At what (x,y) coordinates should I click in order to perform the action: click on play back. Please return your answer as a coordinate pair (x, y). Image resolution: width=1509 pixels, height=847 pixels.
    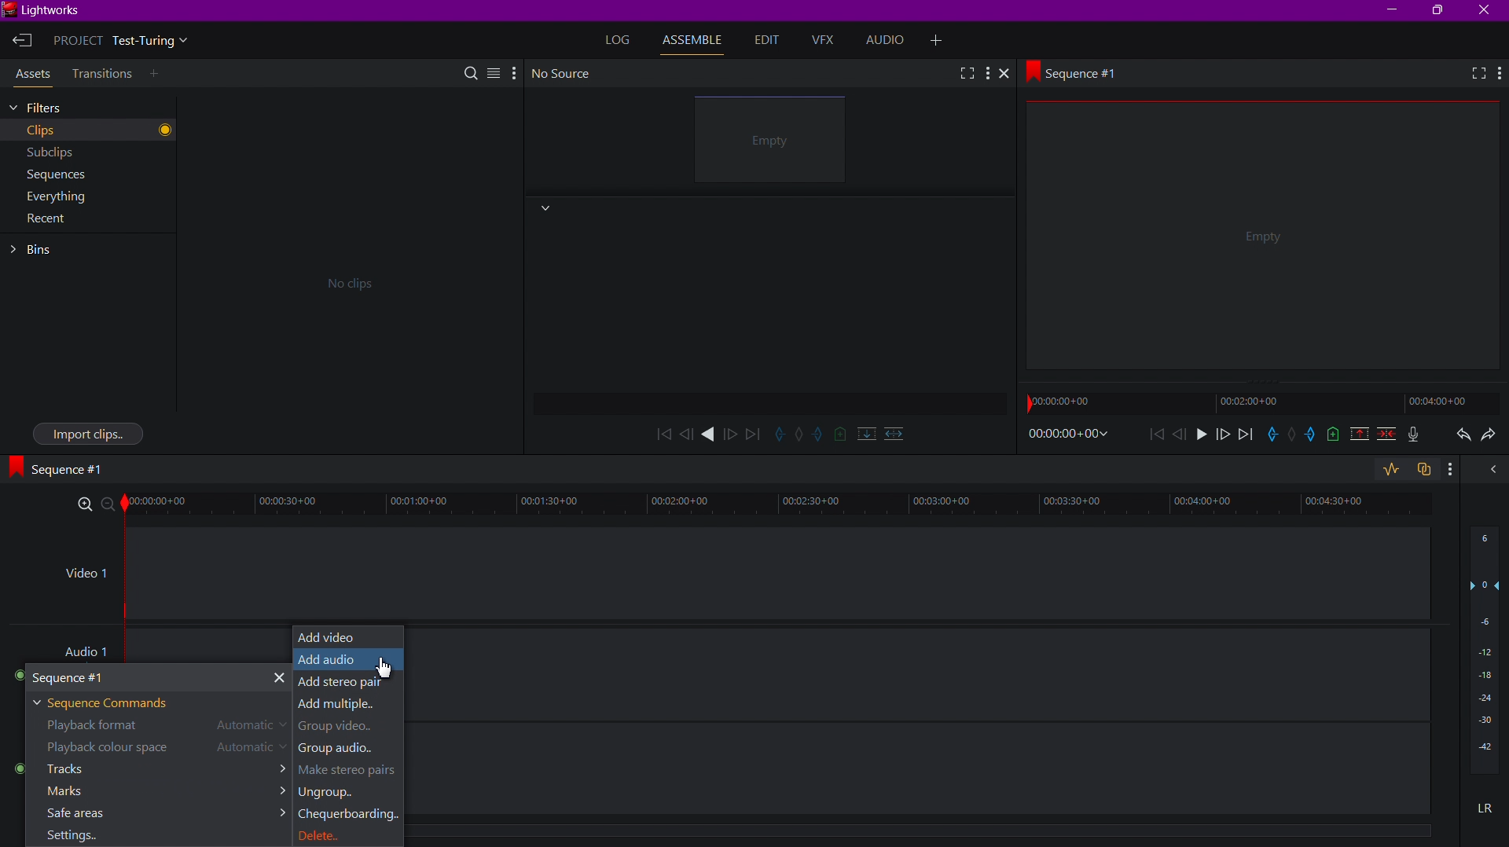
    Looking at the image, I should click on (663, 433).